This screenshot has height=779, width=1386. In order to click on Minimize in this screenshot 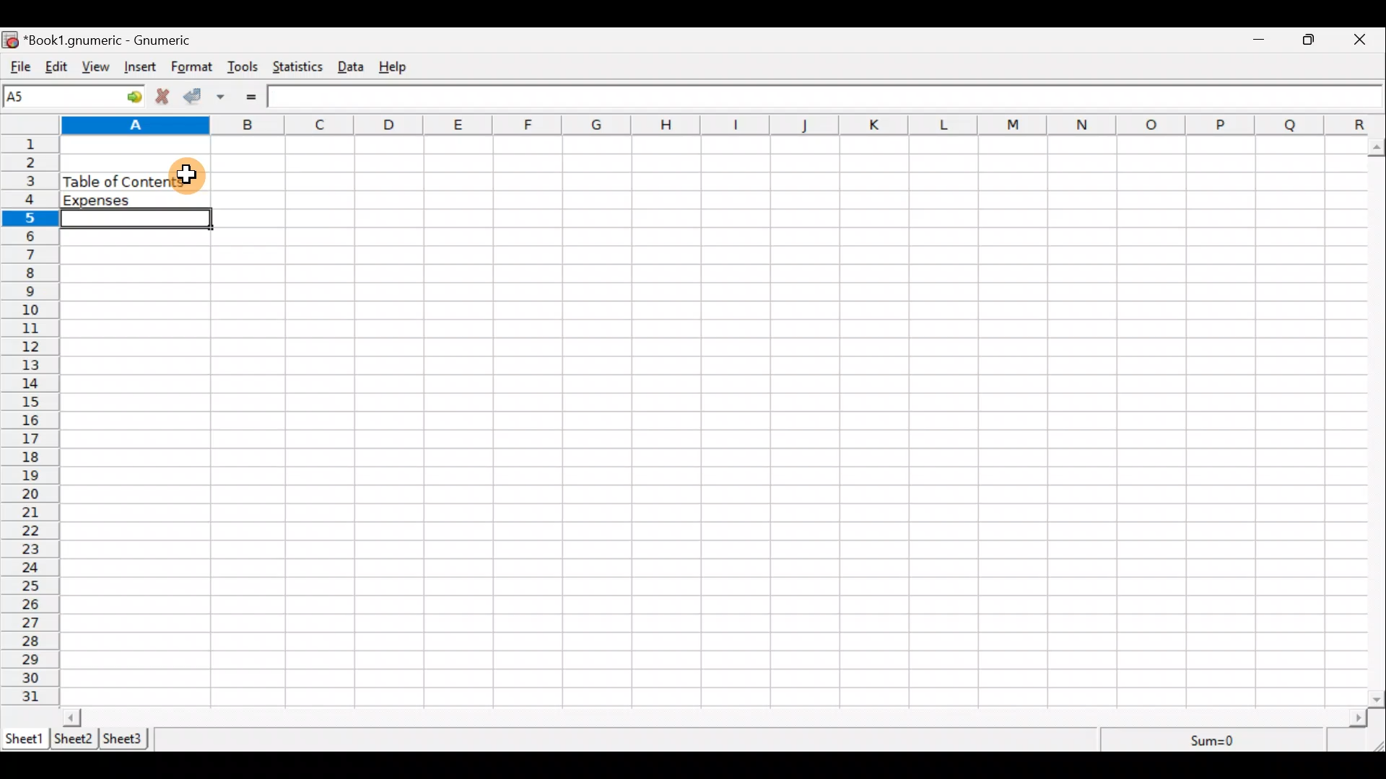, I will do `click(1260, 41)`.